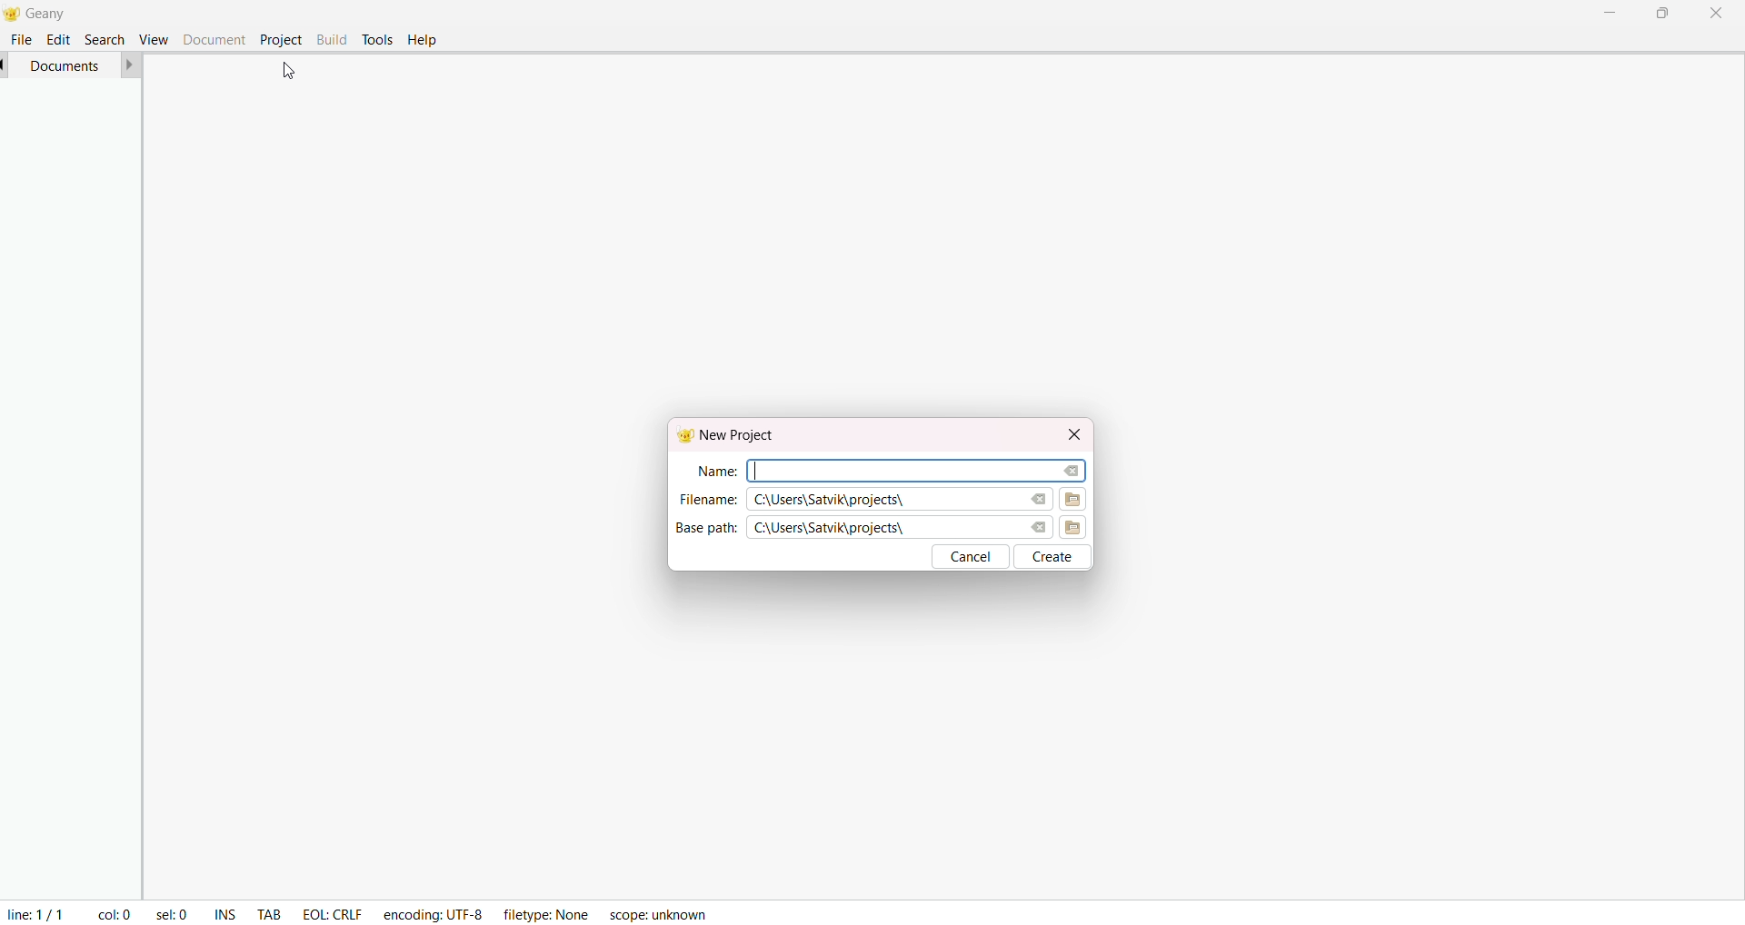  Describe the element at coordinates (1036, 499) in the screenshot. I see `clear file name` at that location.